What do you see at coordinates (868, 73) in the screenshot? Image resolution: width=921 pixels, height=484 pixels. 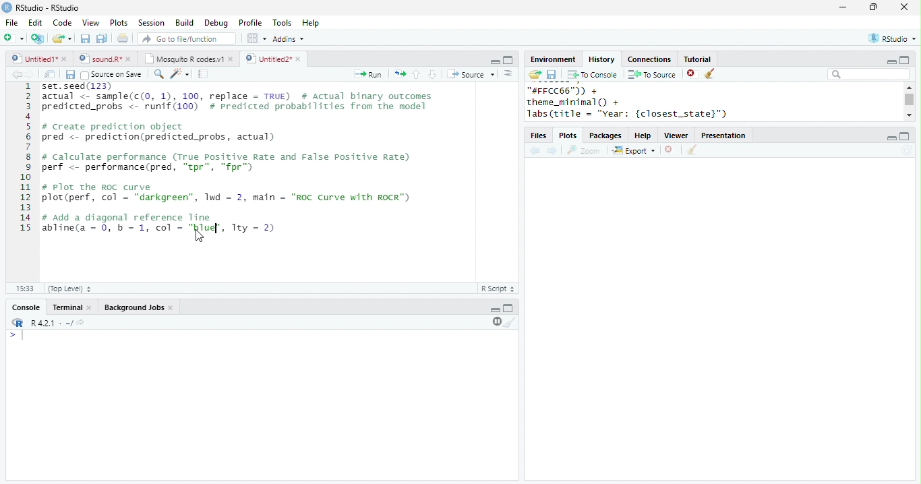 I see `search bar` at bounding box center [868, 73].